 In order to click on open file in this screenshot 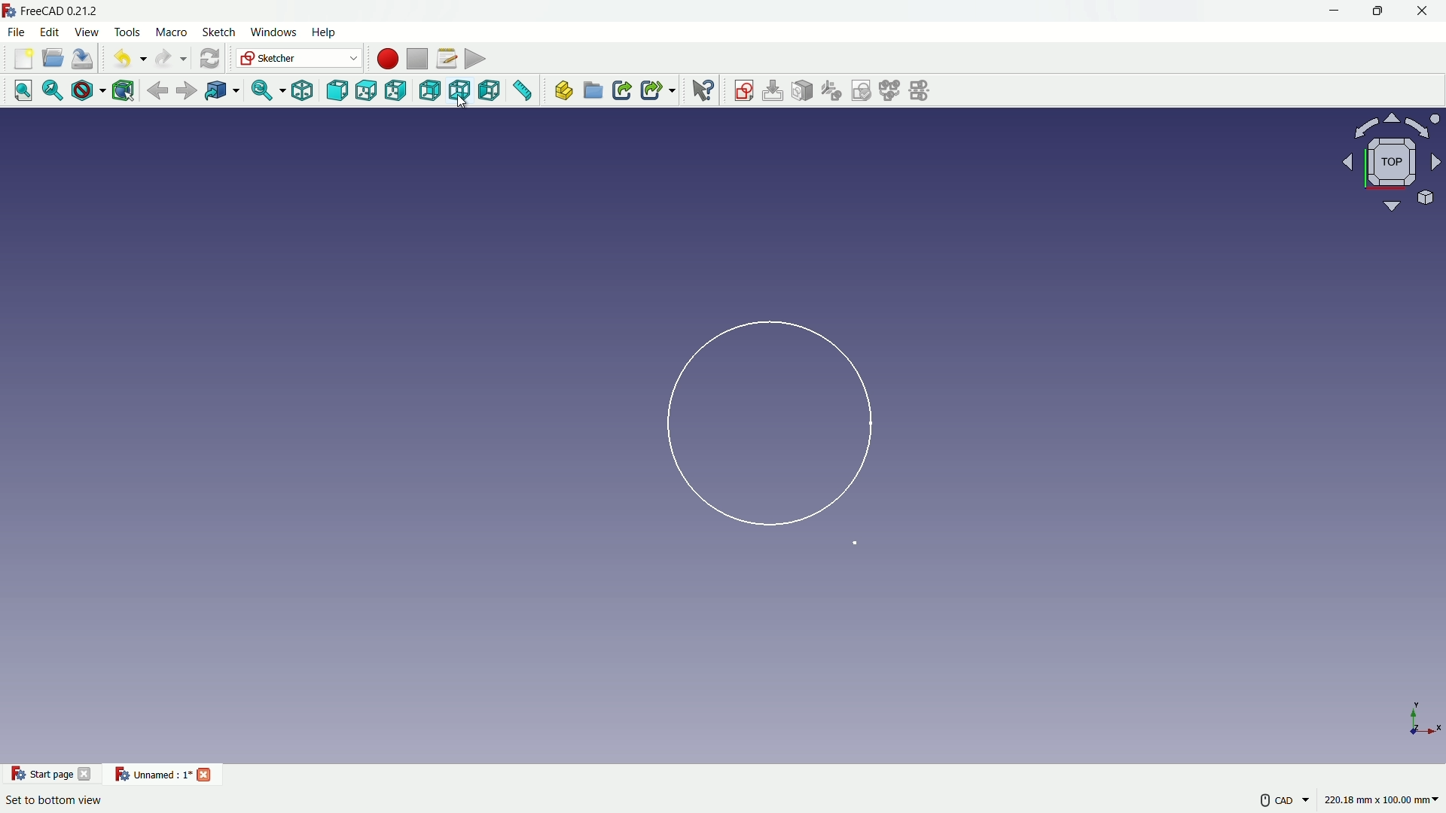, I will do `click(53, 59)`.